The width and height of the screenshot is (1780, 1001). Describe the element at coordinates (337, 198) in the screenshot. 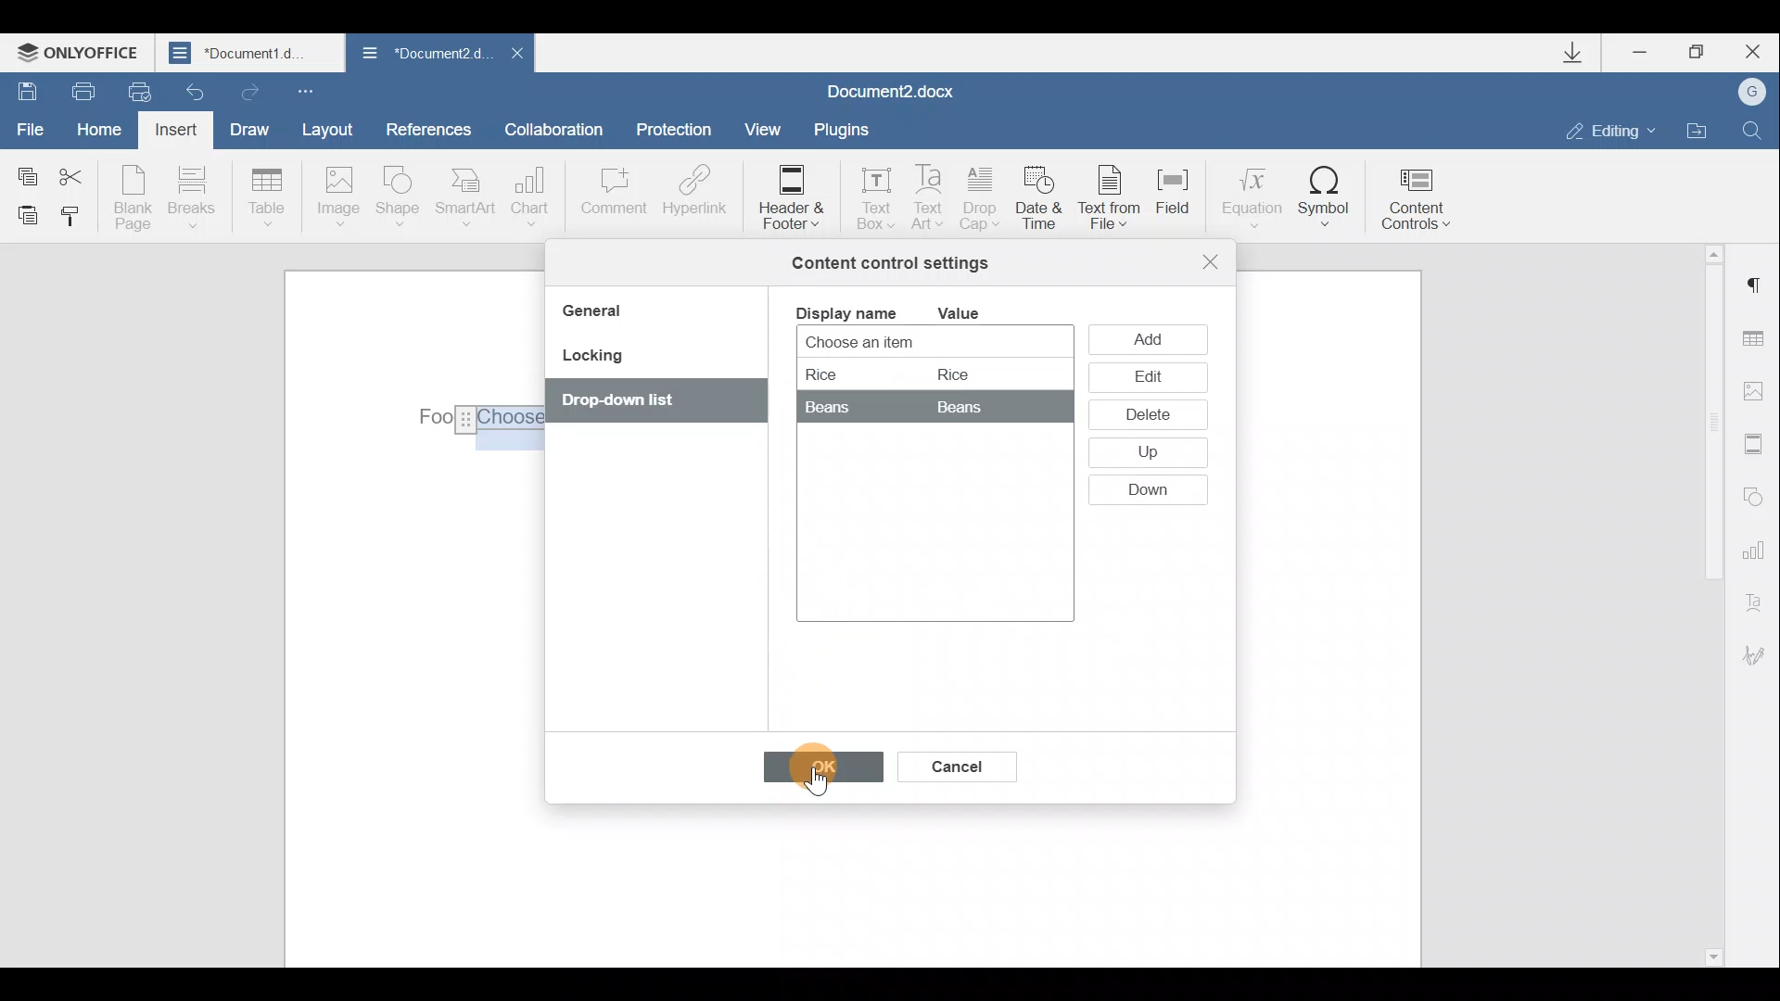

I see `Image` at that location.